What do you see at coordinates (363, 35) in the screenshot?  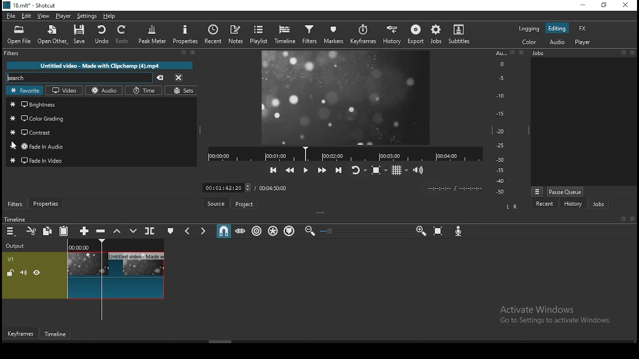 I see `keyframes` at bounding box center [363, 35].